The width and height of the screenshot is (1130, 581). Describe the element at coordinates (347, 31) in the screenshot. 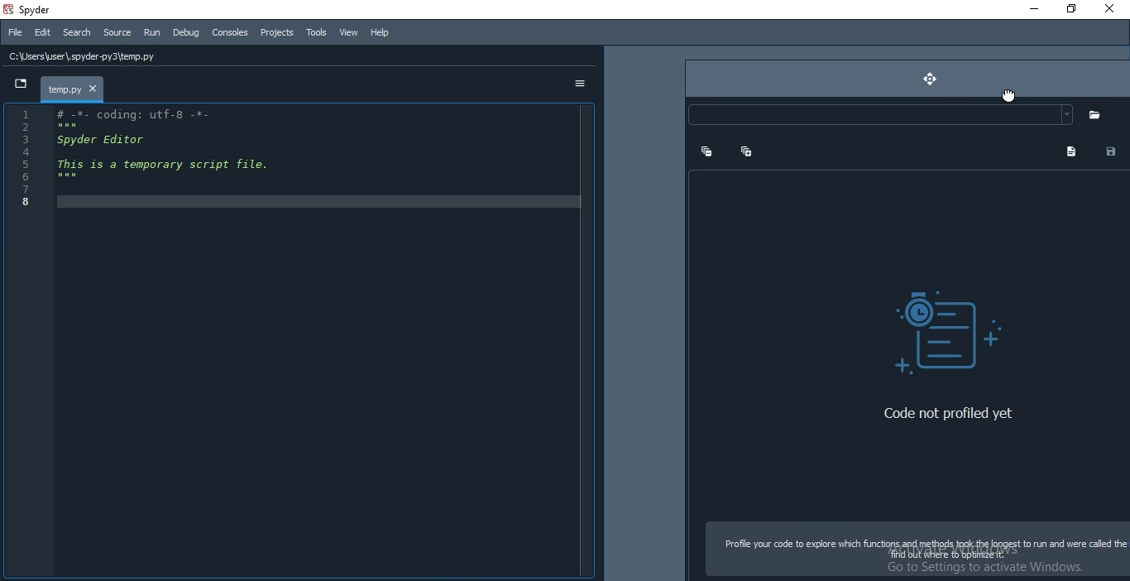

I see `View` at that location.